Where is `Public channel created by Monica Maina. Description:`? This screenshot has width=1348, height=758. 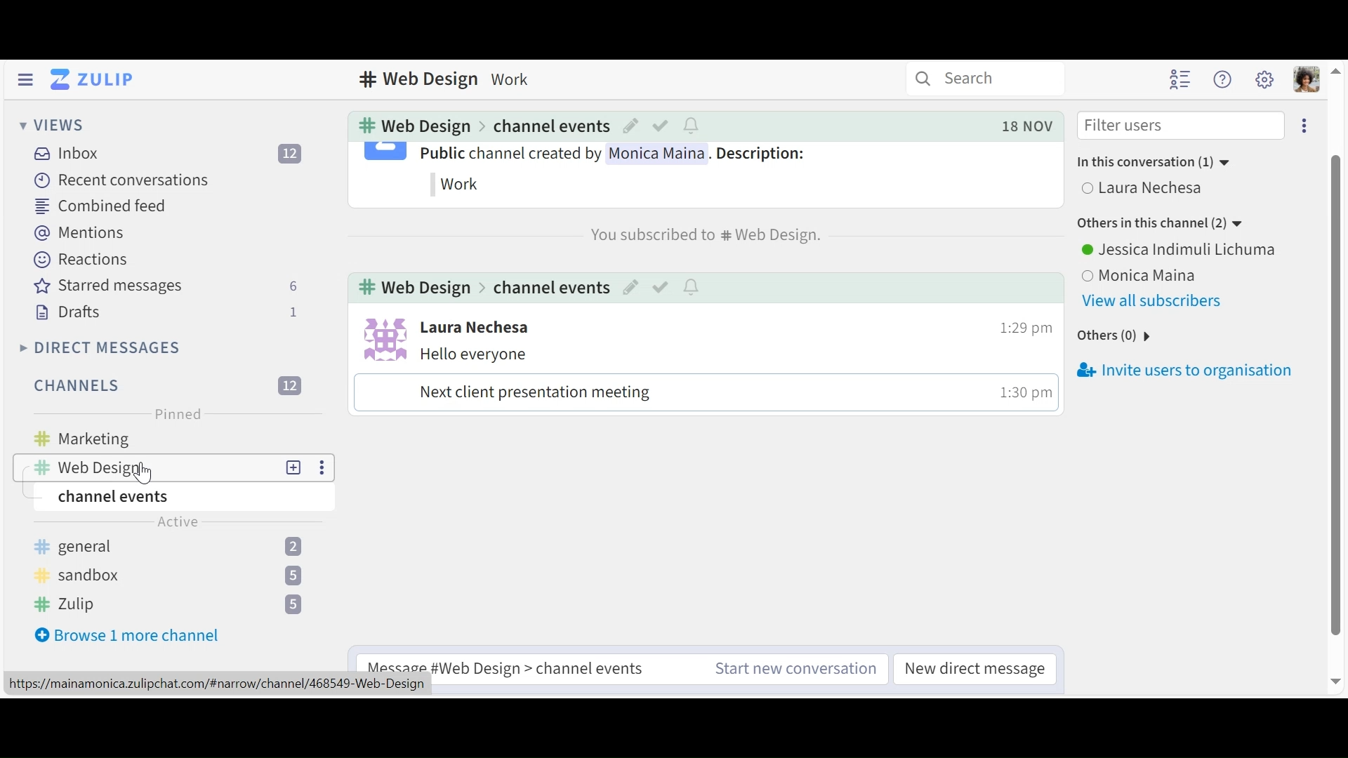
Public channel created by Monica Maina. Description: is located at coordinates (615, 155).